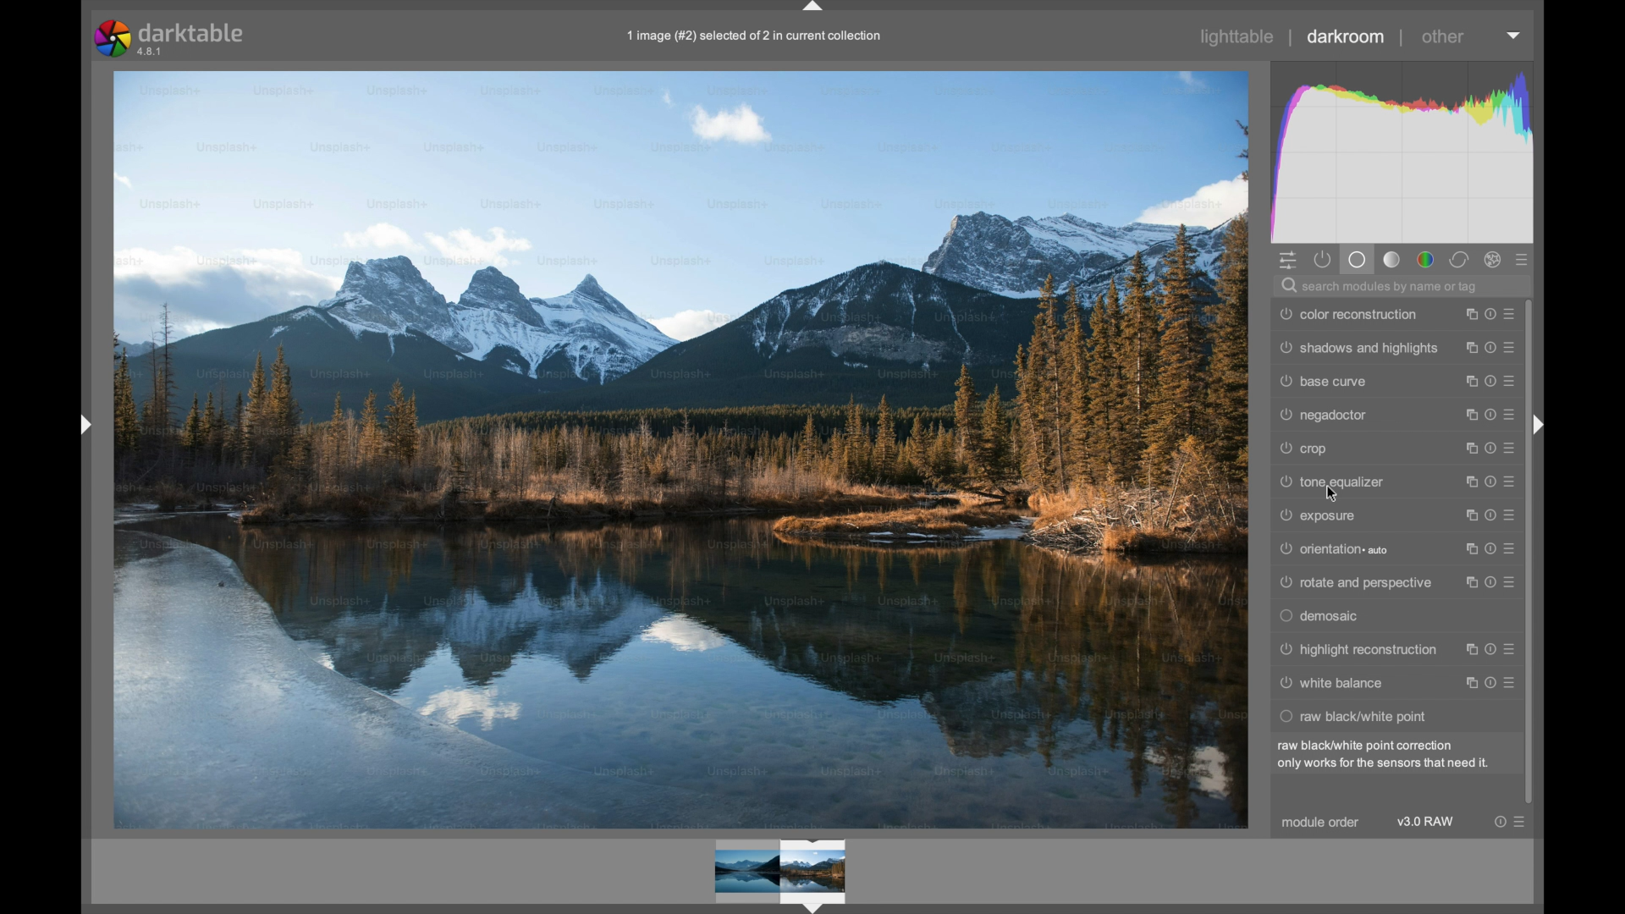 The height and width of the screenshot is (914, 1625). I want to click on tone, so click(1393, 259).